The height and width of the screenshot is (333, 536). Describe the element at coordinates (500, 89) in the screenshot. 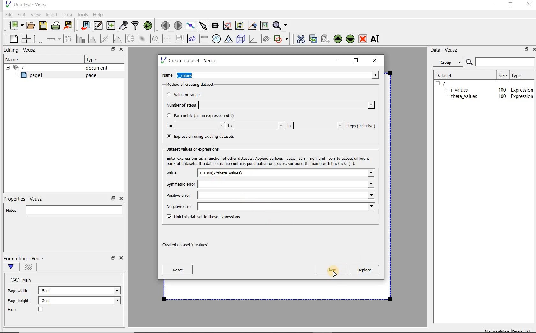

I see `100` at that location.